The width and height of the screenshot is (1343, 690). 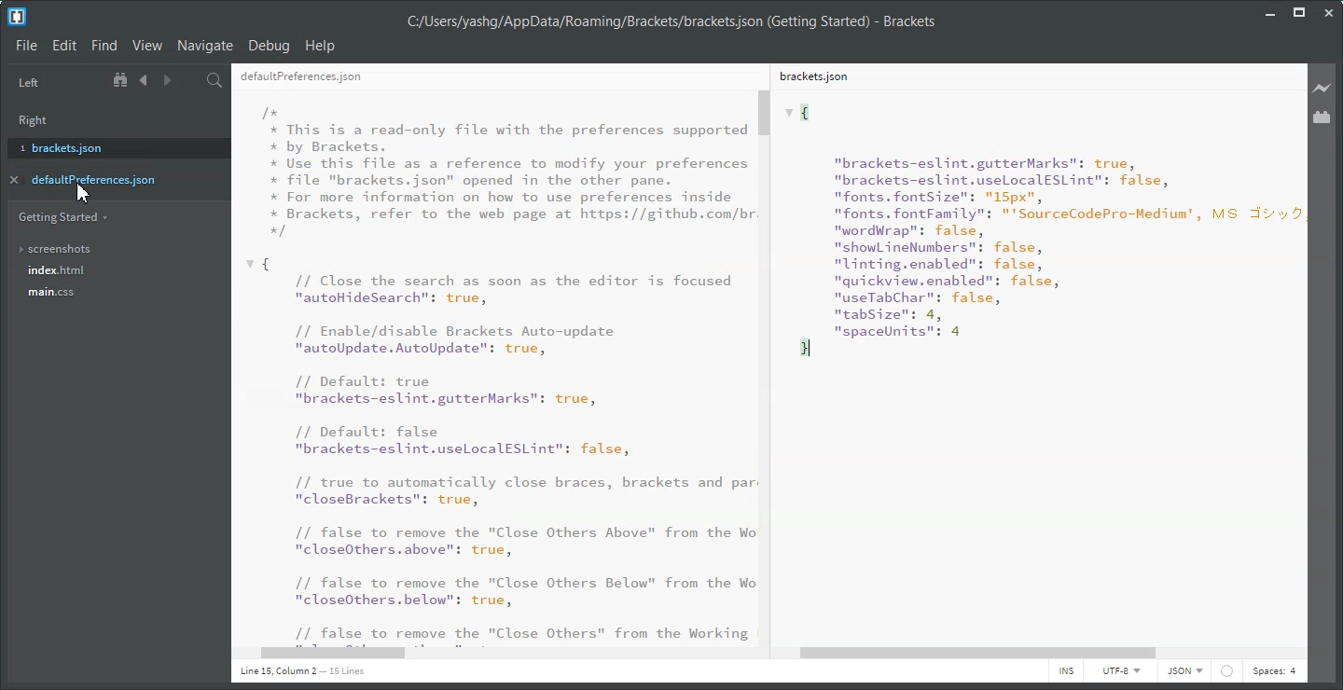 I want to click on Logo, so click(x=17, y=17).